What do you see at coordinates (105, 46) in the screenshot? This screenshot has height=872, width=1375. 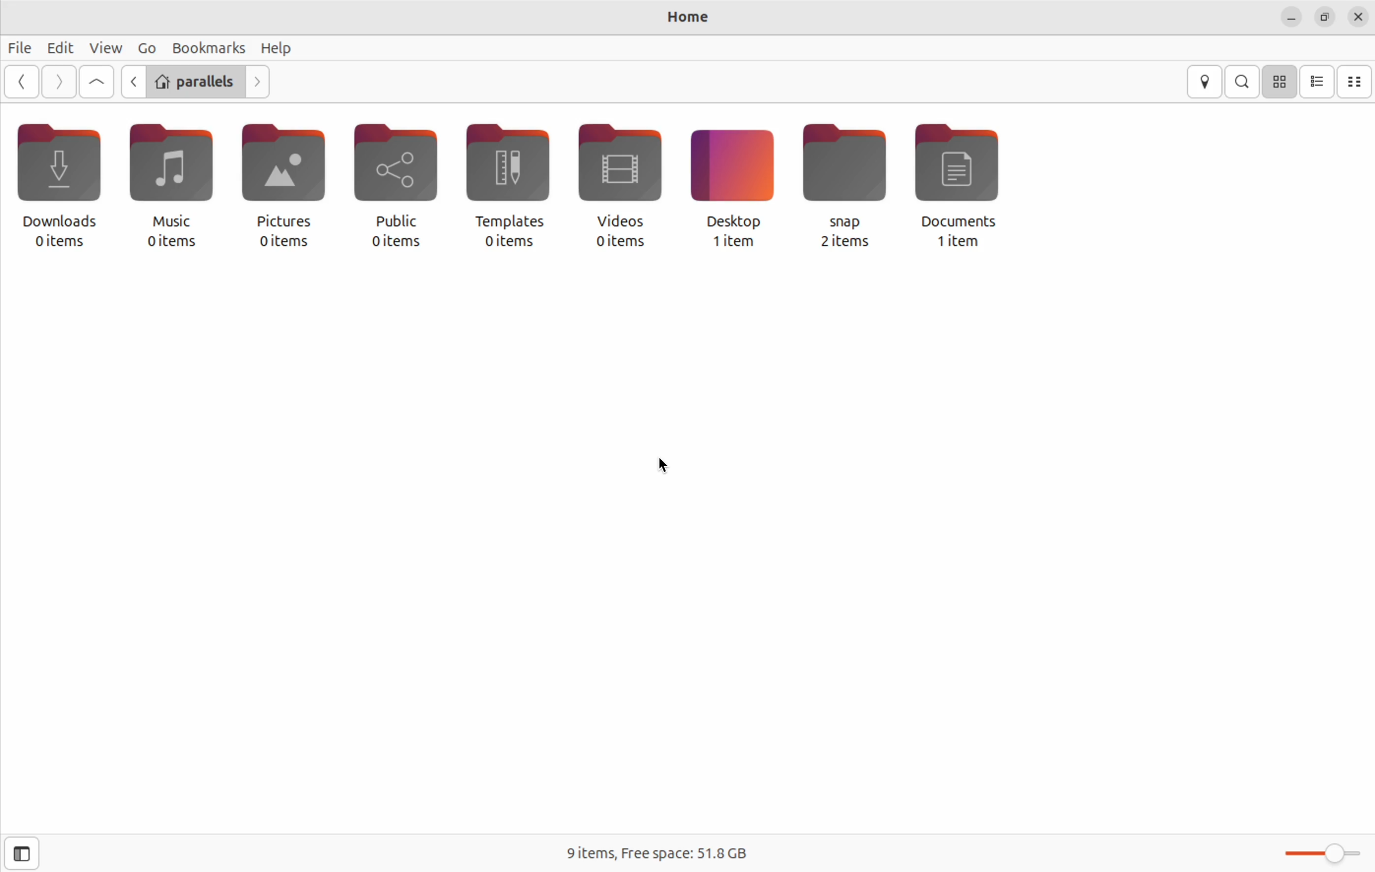 I see `view ` at bounding box center [105, 46].